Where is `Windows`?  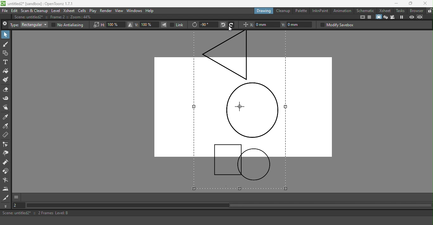
Windows is located at coordinates (134, 11).